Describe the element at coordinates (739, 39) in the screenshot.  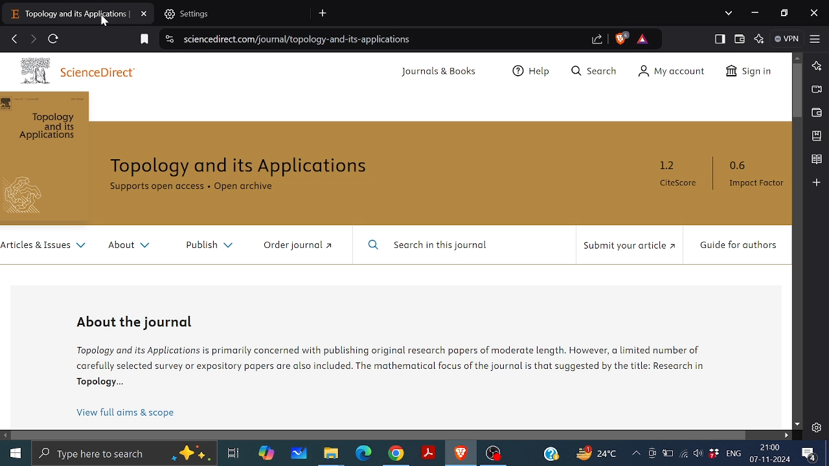
I see `Wallet` at that location.